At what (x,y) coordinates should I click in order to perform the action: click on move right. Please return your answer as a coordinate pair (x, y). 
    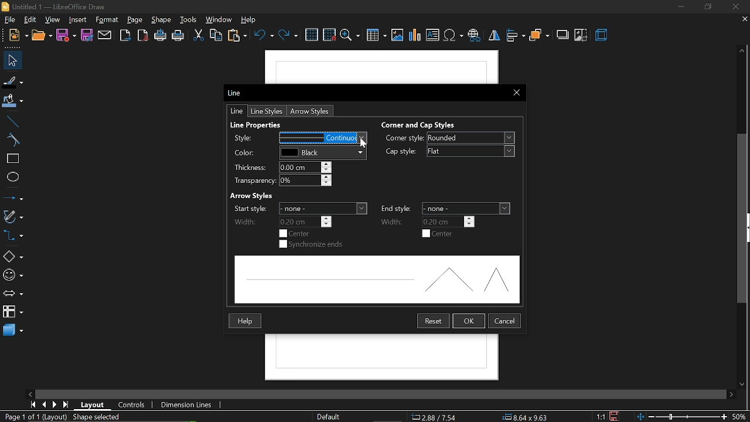
    Looking at the image, I should click on (732, 393).